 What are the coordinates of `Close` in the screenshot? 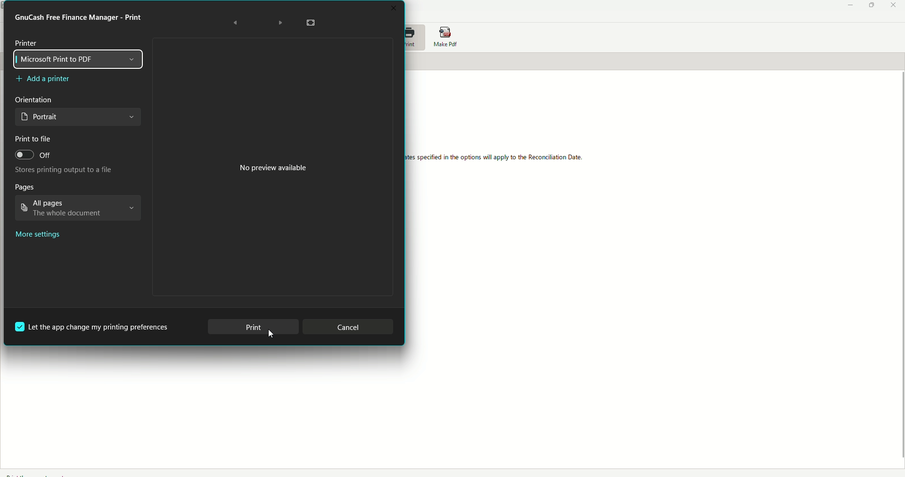 It's located at (394, 8).